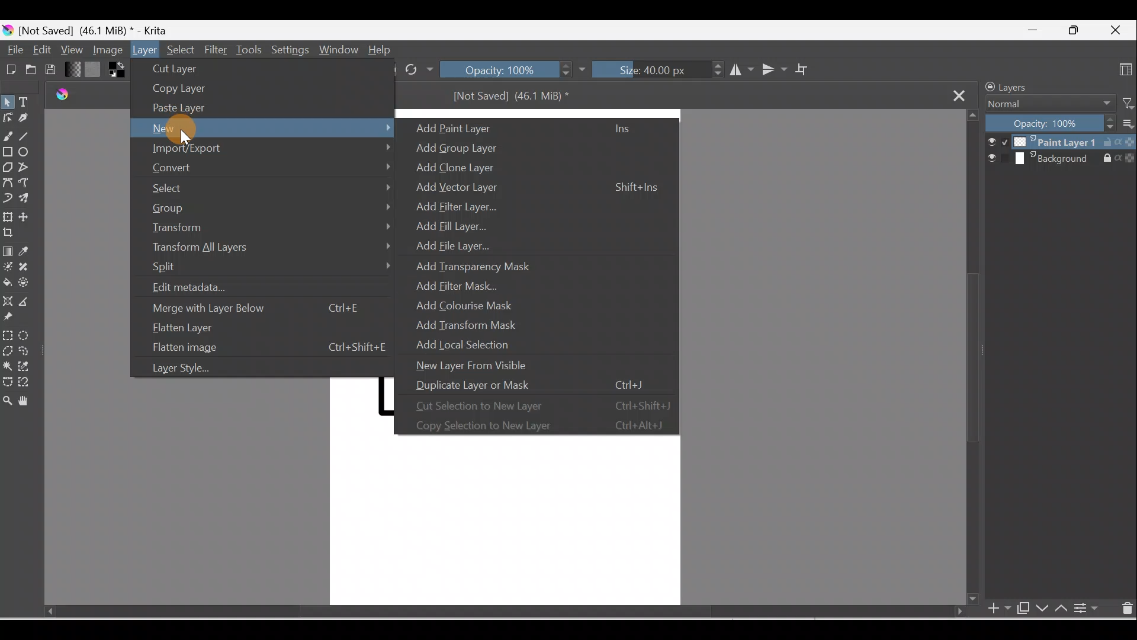 The height and width of the screenshot is (640, 1137). I want to click on Multibrush tool, so click(28, 200).